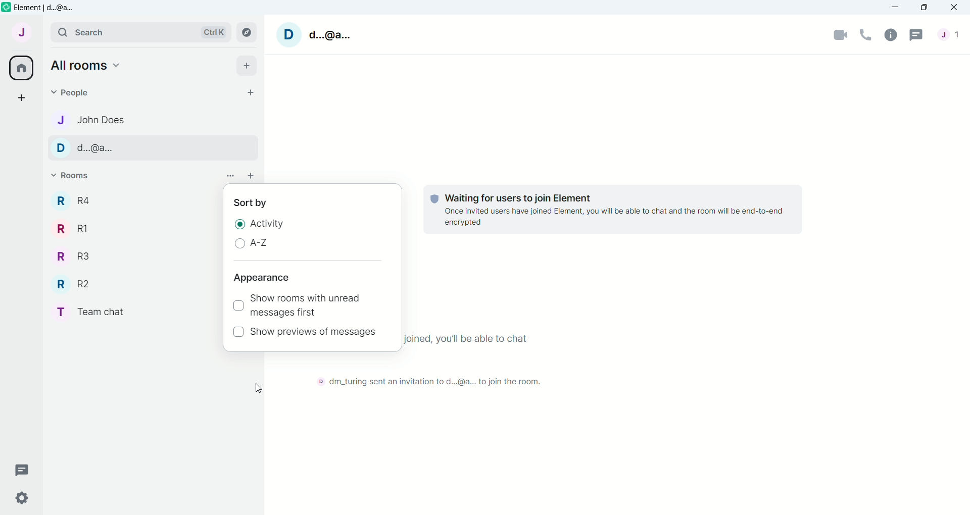  Describe the element at coordinates (839, 34) in the screenshot. I see `Video Call` at that location.